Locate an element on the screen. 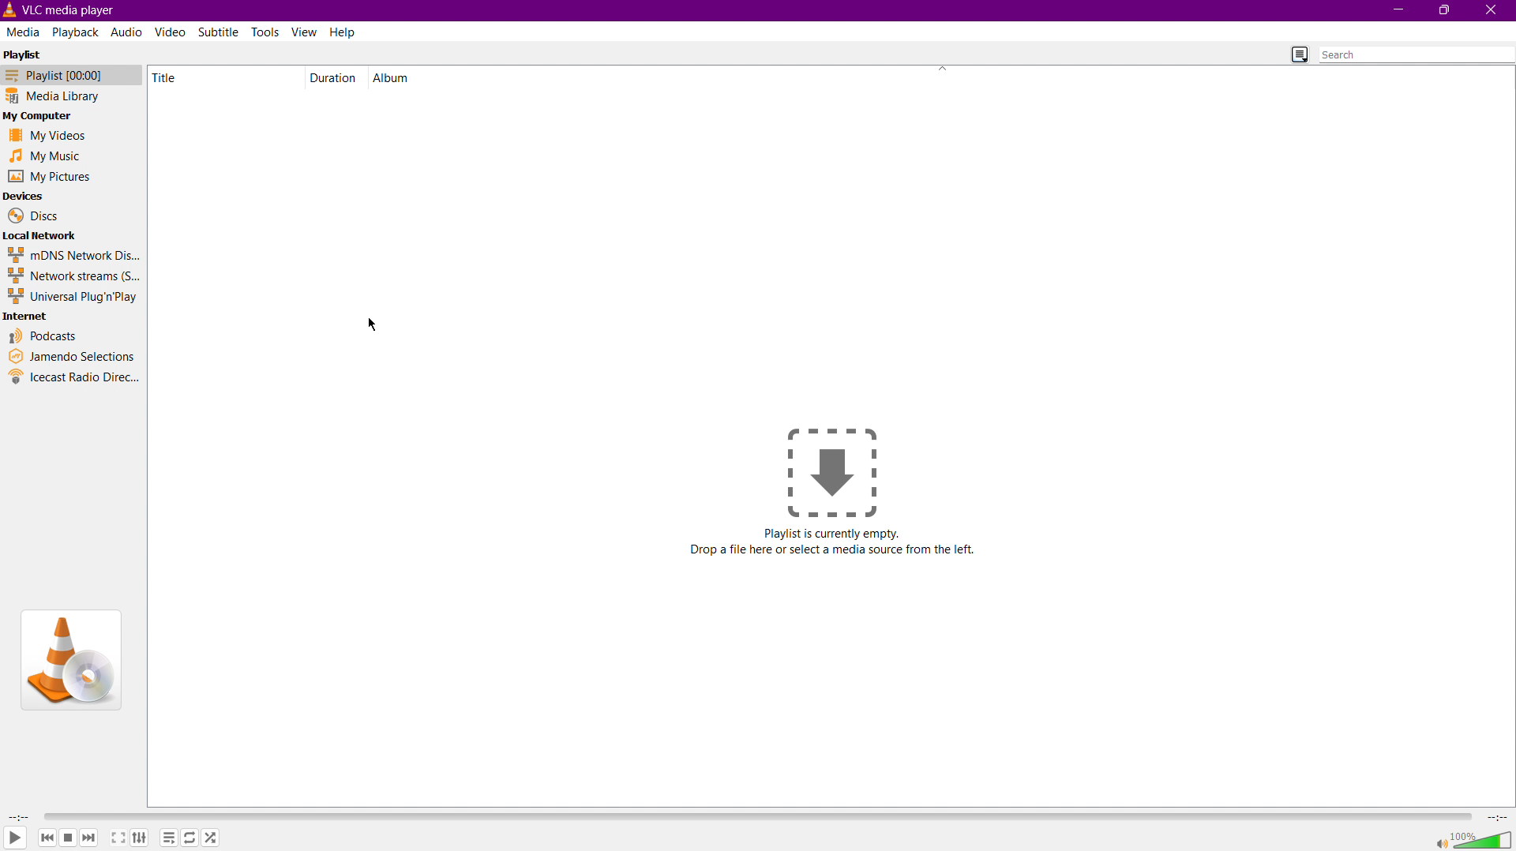 The image size is (1516, 851). Discs is located at coordinates (30, 216).